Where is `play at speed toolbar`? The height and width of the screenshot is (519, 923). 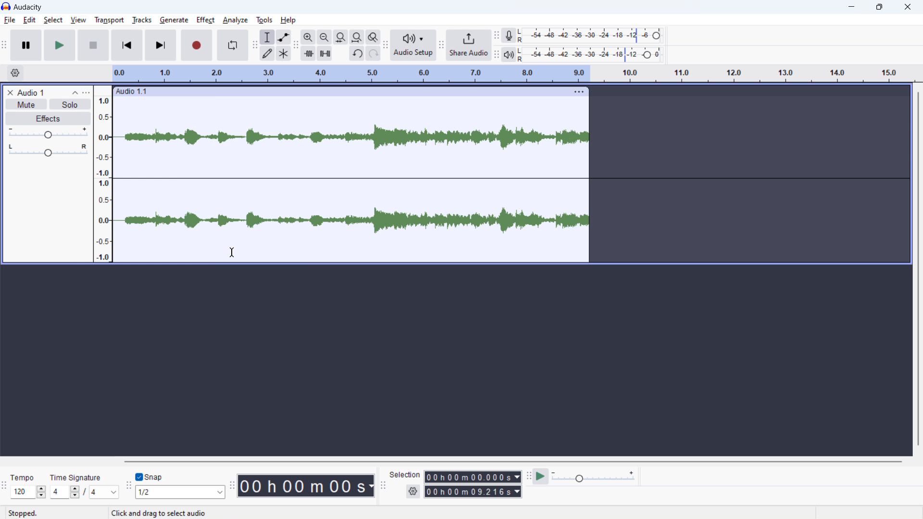 play at speed toolbar is located at coordinates (528, 476).